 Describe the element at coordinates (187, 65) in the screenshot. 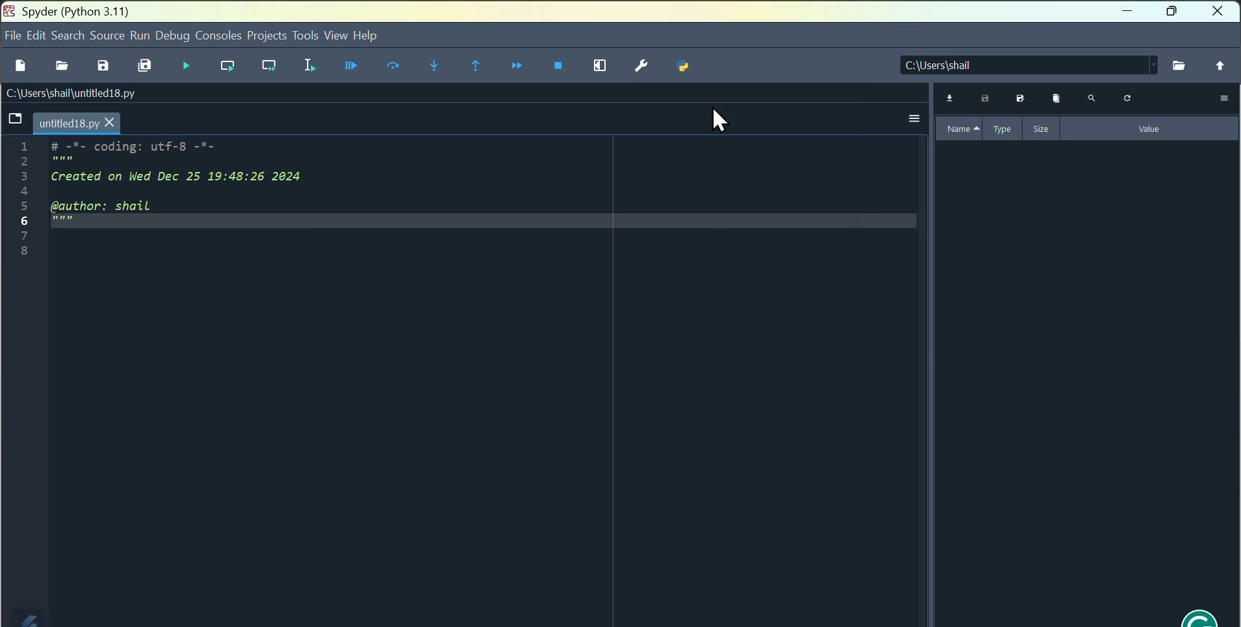

I see `Run file` at that location.